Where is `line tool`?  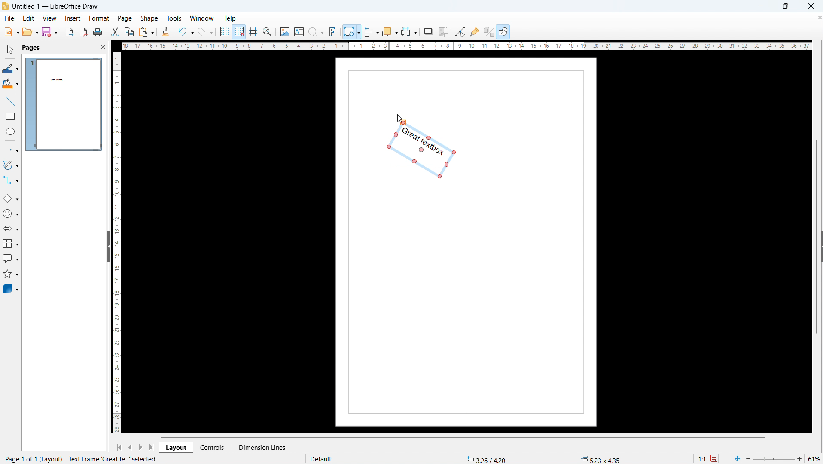 line tool is located at coordinates (10, 101).